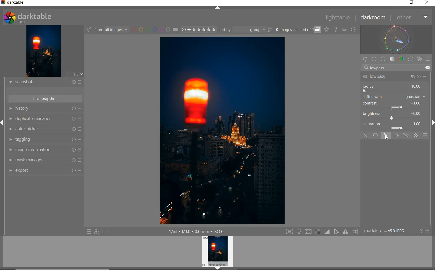 This screenshot has height=270, width=435. I want to click on Preset and reset, so click(81, 161).